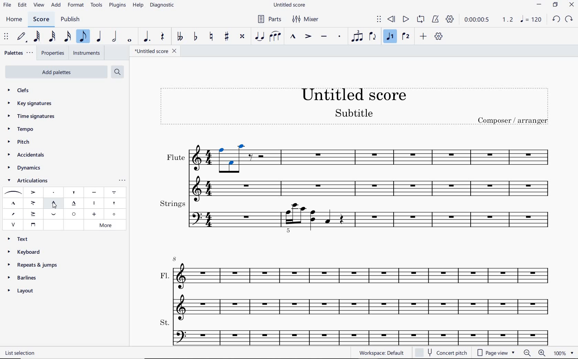 The width and height of the screenshot is (578, 359). What do you see at coordinates (117, 72) in the screenshot?
I see `search palettes` at bounding box center [117, 72].